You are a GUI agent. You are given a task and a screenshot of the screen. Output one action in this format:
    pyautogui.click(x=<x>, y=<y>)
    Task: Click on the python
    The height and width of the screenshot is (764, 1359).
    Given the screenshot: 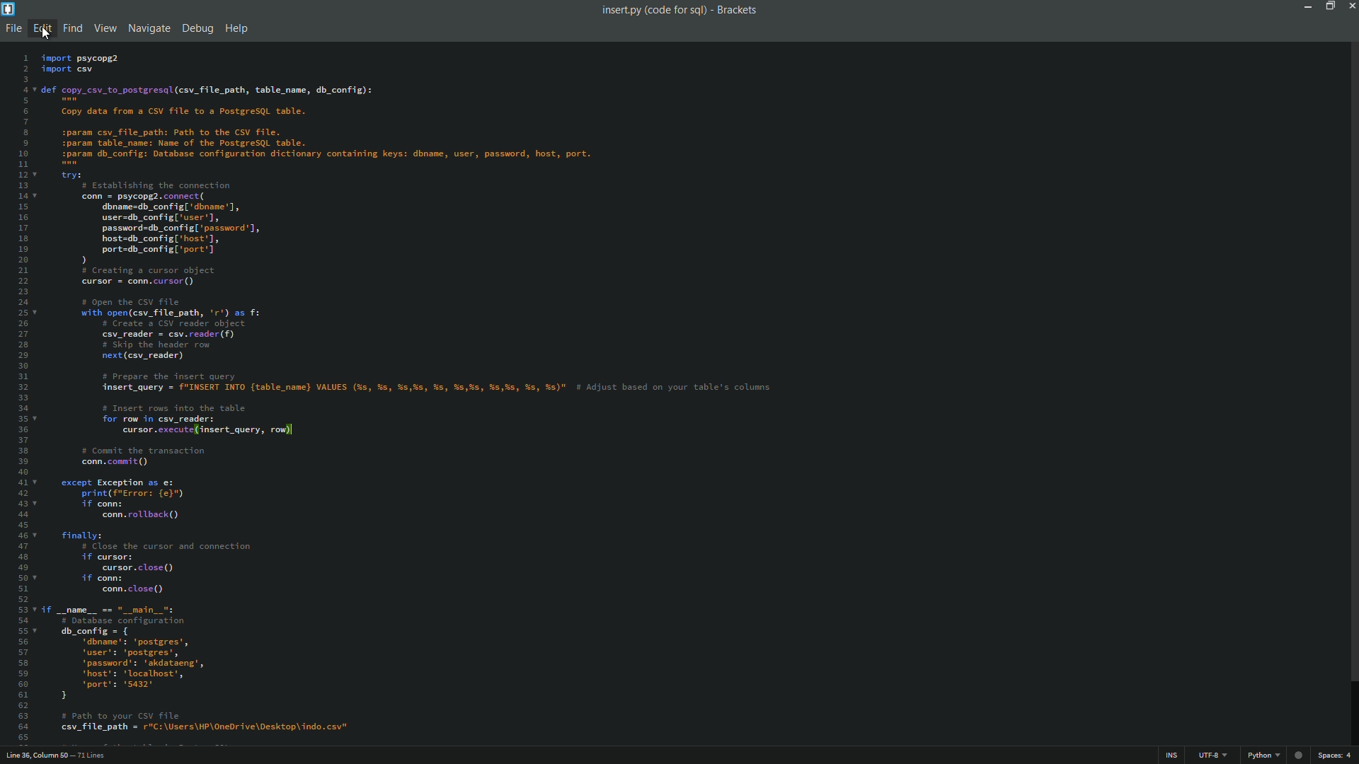 What is the action you would take?
    pyautogui.click(x=1263, y=756)
    